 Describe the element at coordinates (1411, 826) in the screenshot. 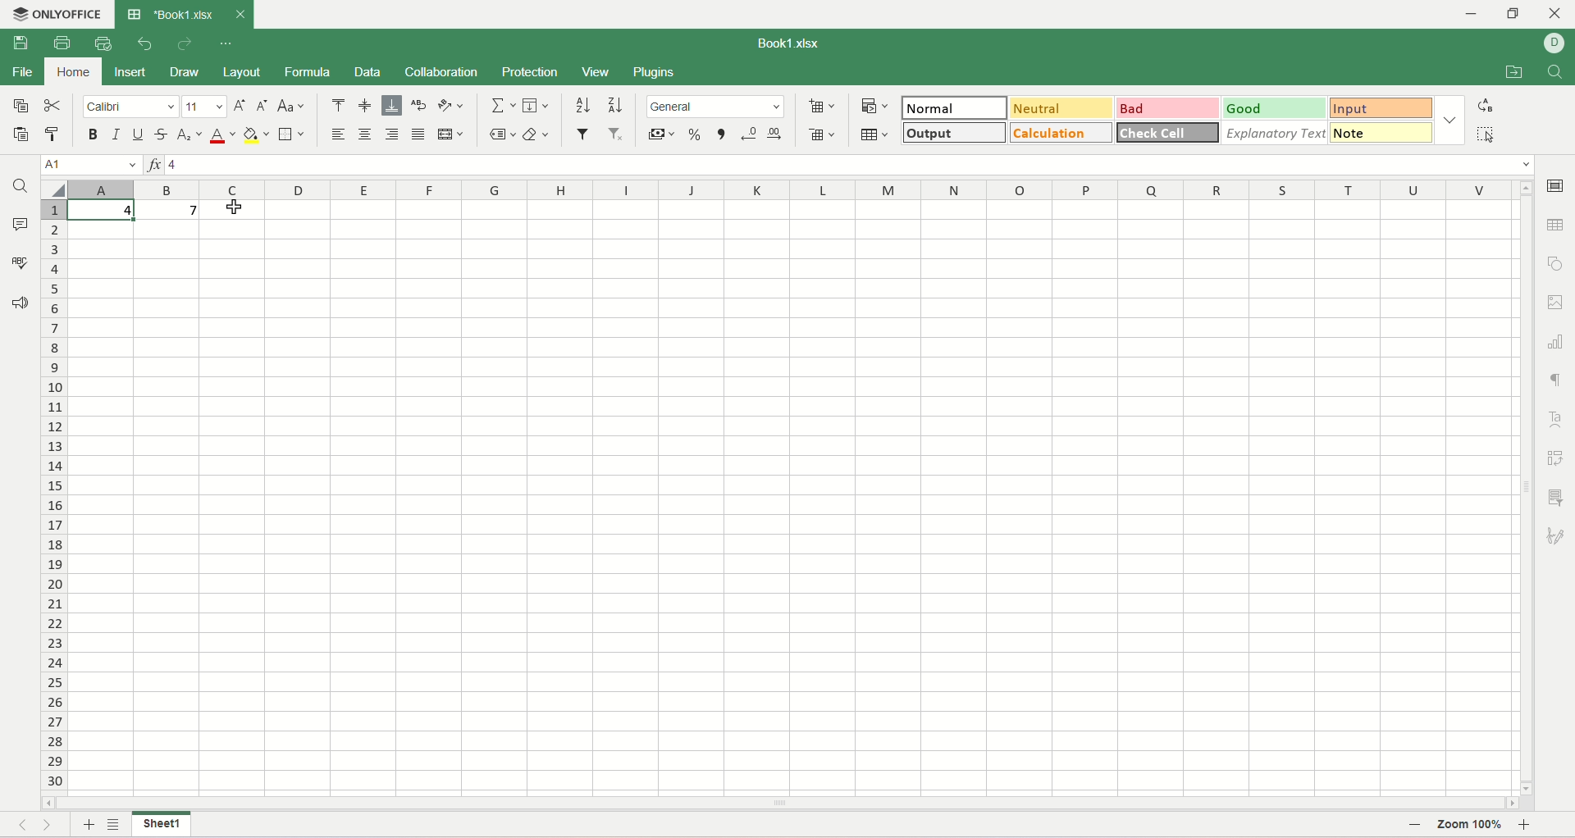

I see `zoom out` at that location.